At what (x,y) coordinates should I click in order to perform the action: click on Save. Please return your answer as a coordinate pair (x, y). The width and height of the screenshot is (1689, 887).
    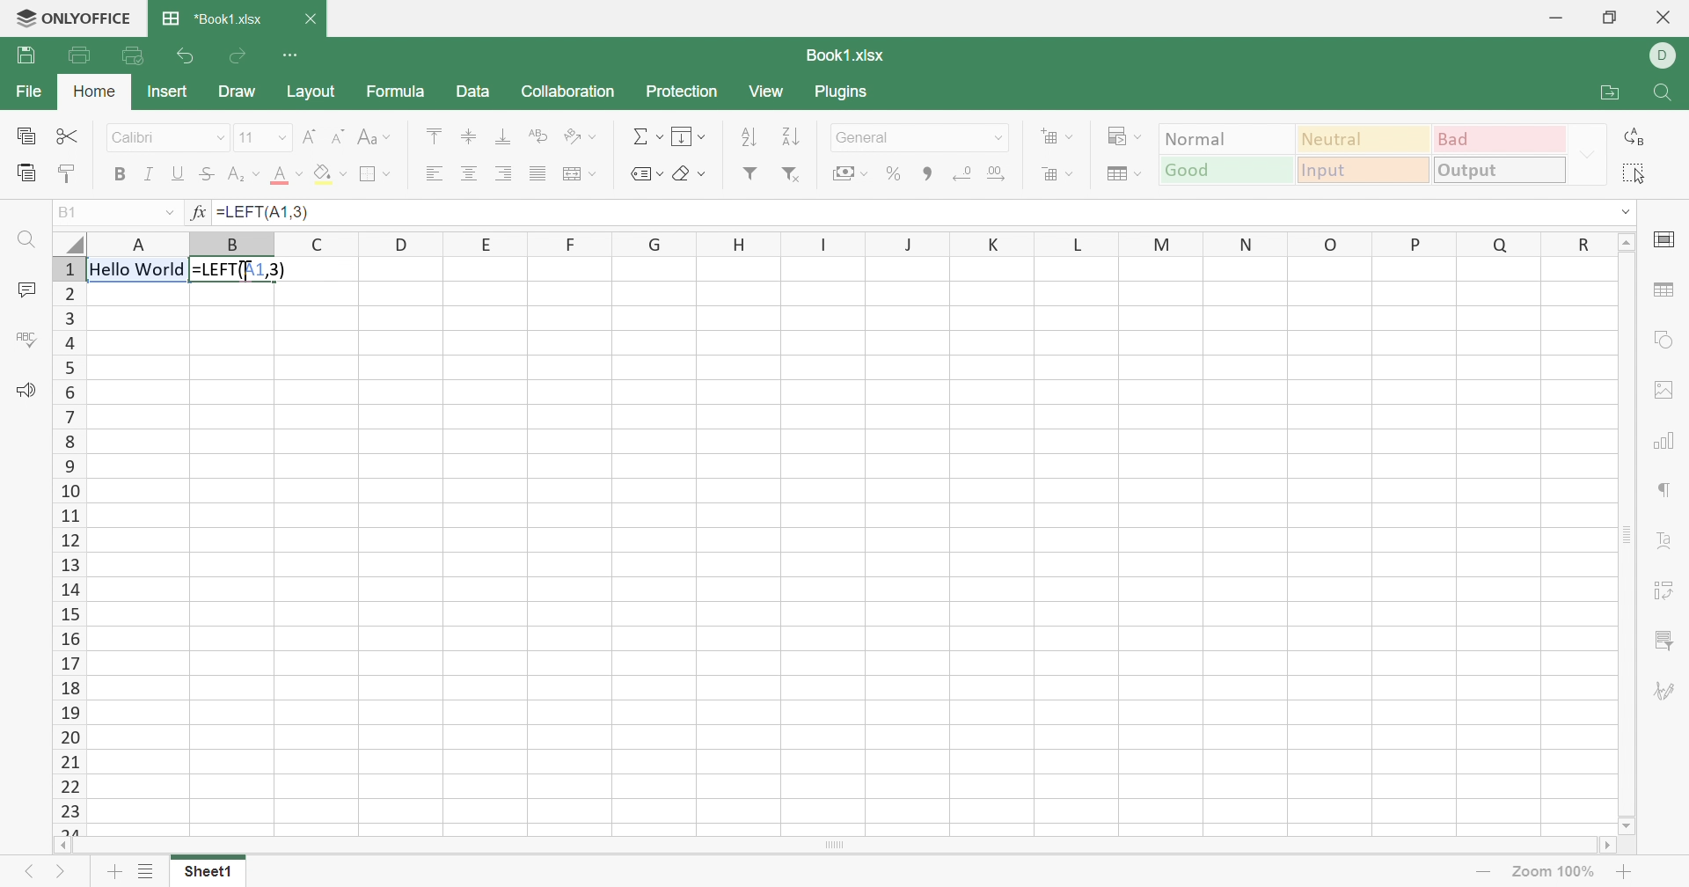
    Looking at the image, I should click on (26, 55).